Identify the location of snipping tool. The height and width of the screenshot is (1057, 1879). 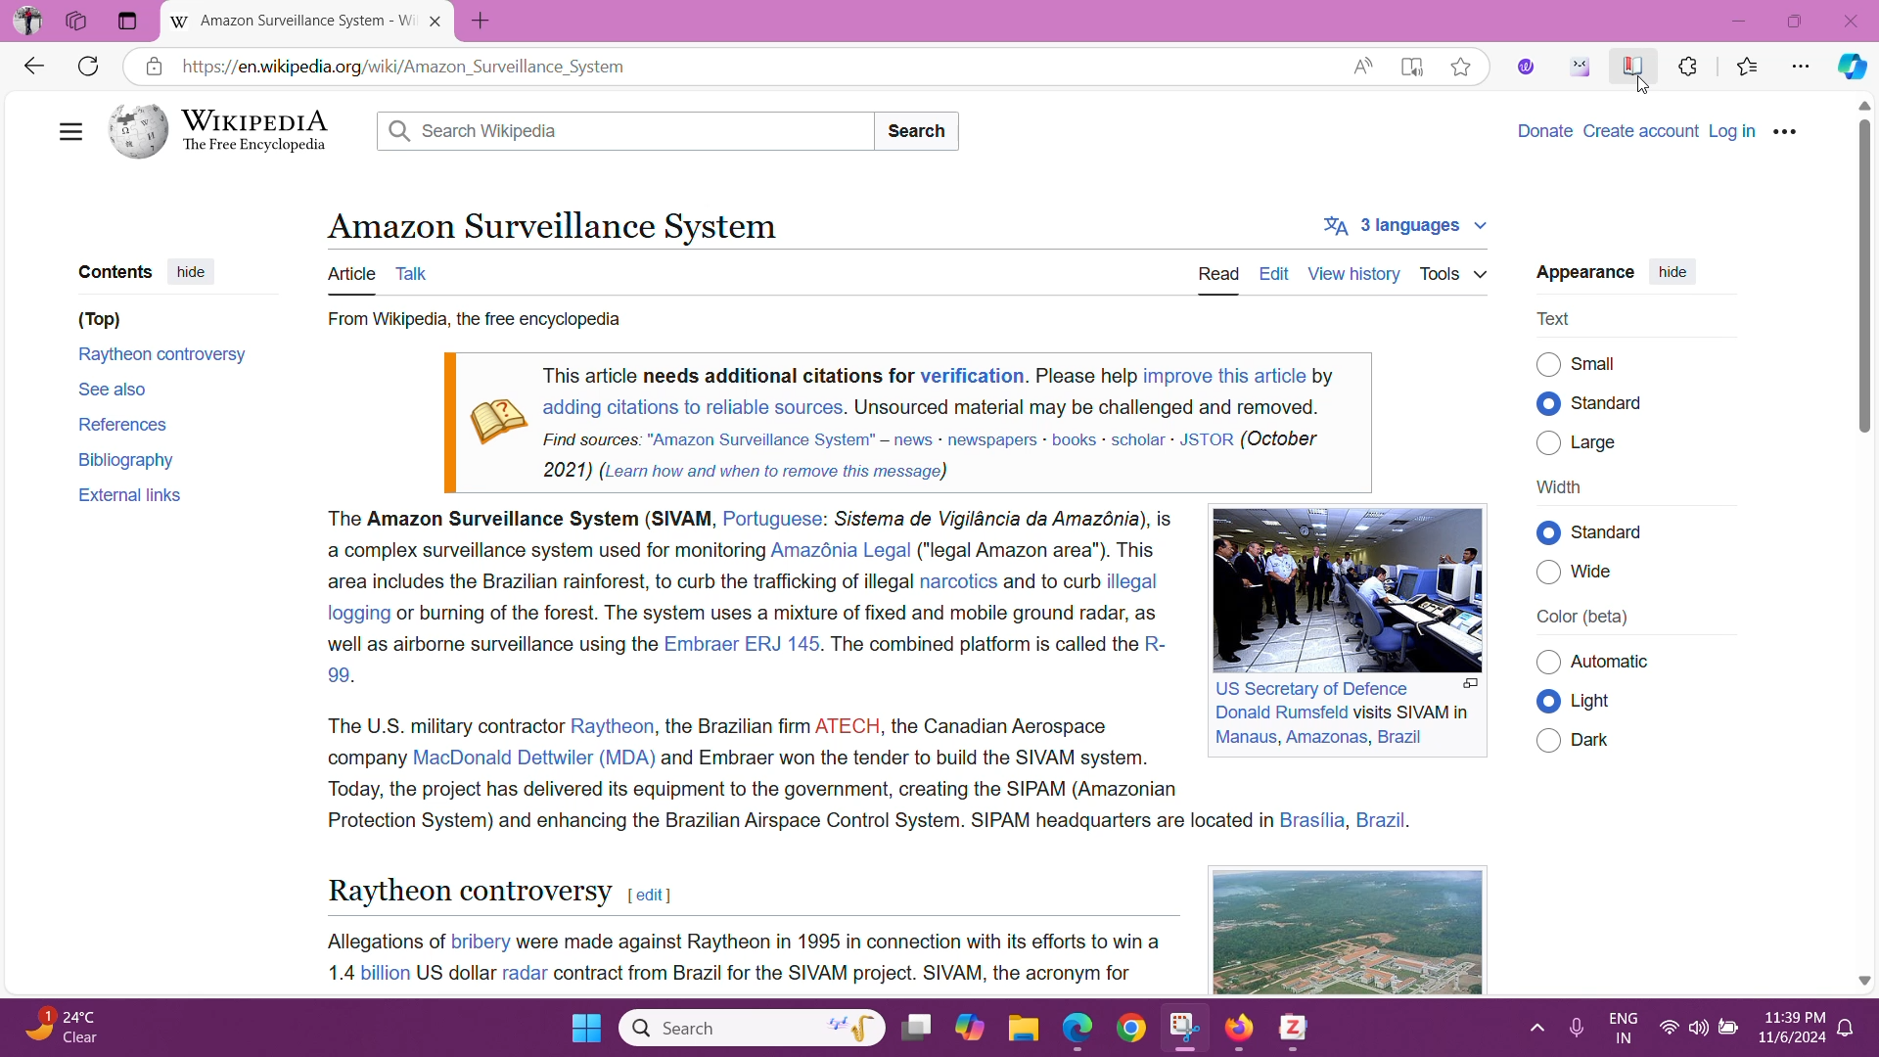
(1183, 1026).